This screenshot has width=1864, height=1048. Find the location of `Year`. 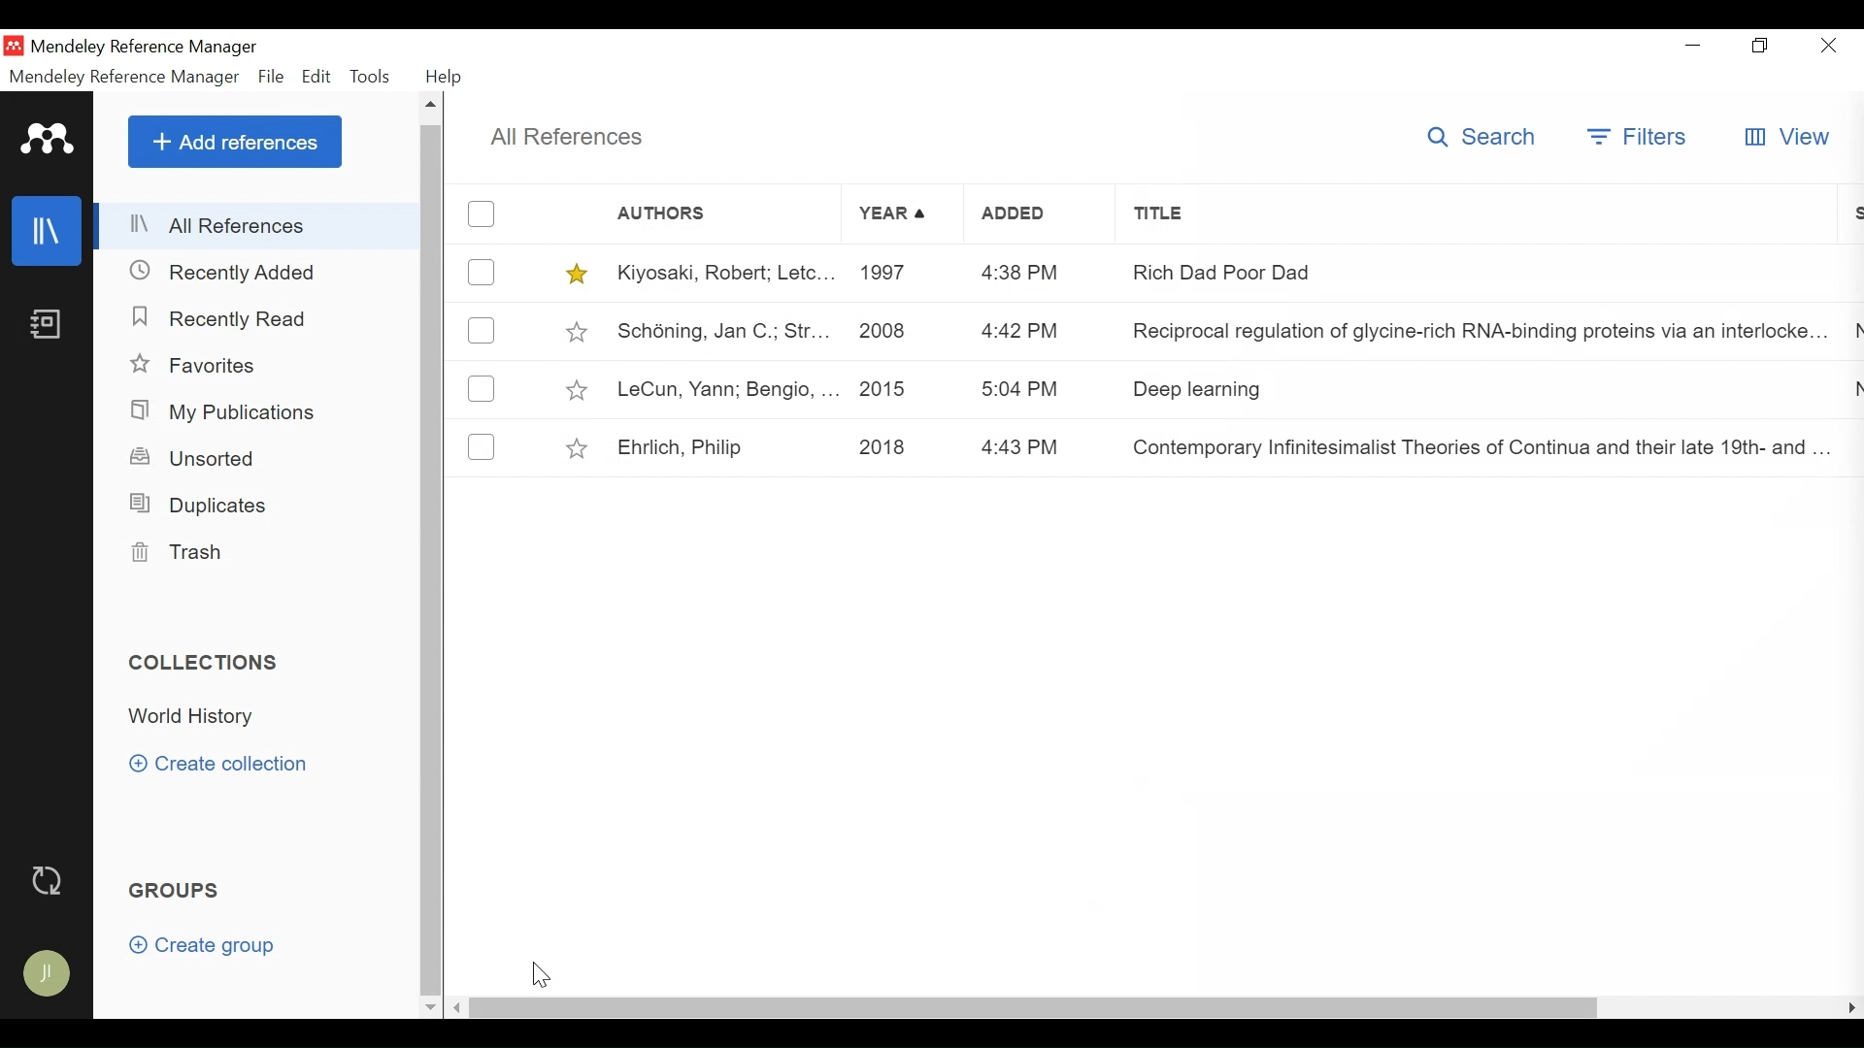

Year is located at coordinates (902, 215).